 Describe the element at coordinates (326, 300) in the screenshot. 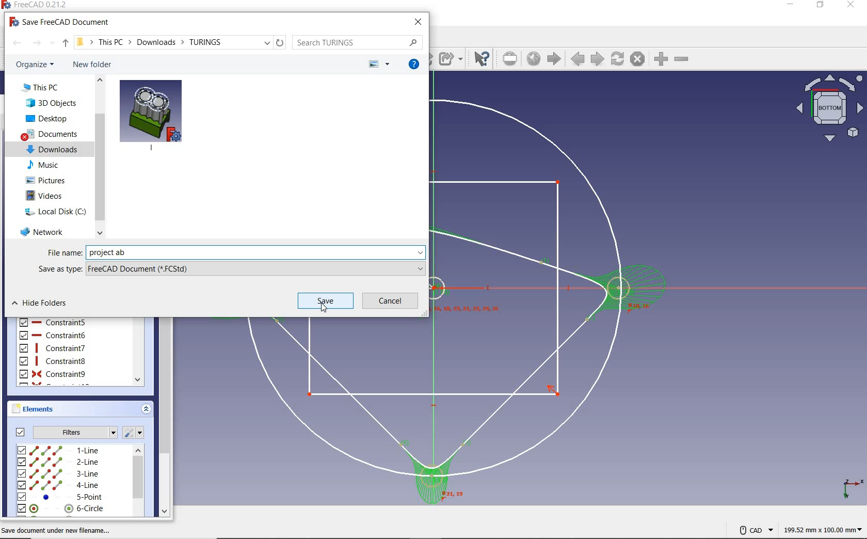

I see `save` at that location.